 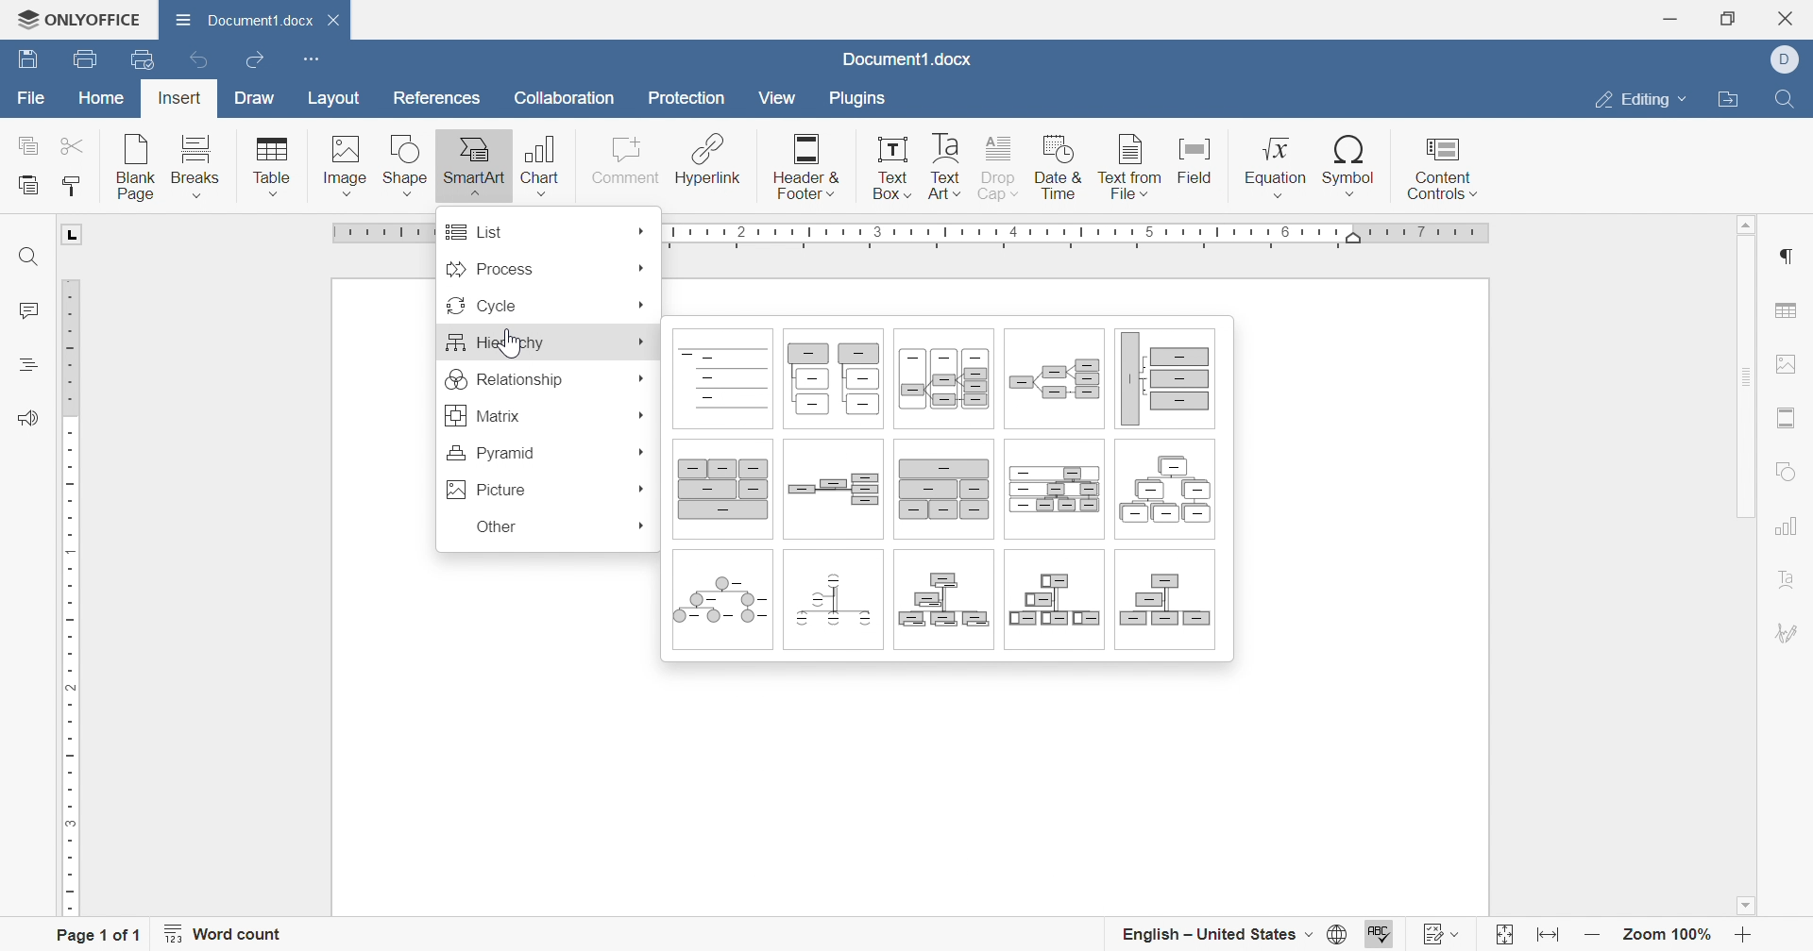 What do you see at coordinates (180, 99) in the screenshot?
I see `Insert` at bounding box center [180, 99].